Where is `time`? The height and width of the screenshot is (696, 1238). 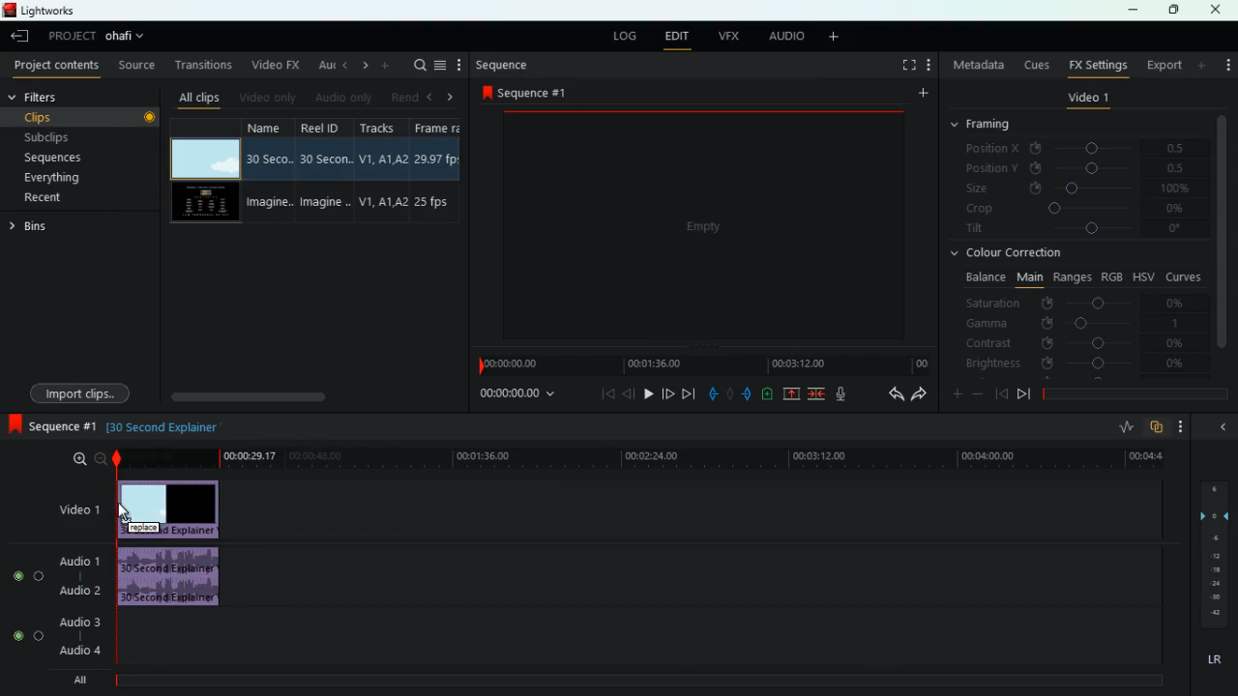 time is located at coordinates (516, 395).